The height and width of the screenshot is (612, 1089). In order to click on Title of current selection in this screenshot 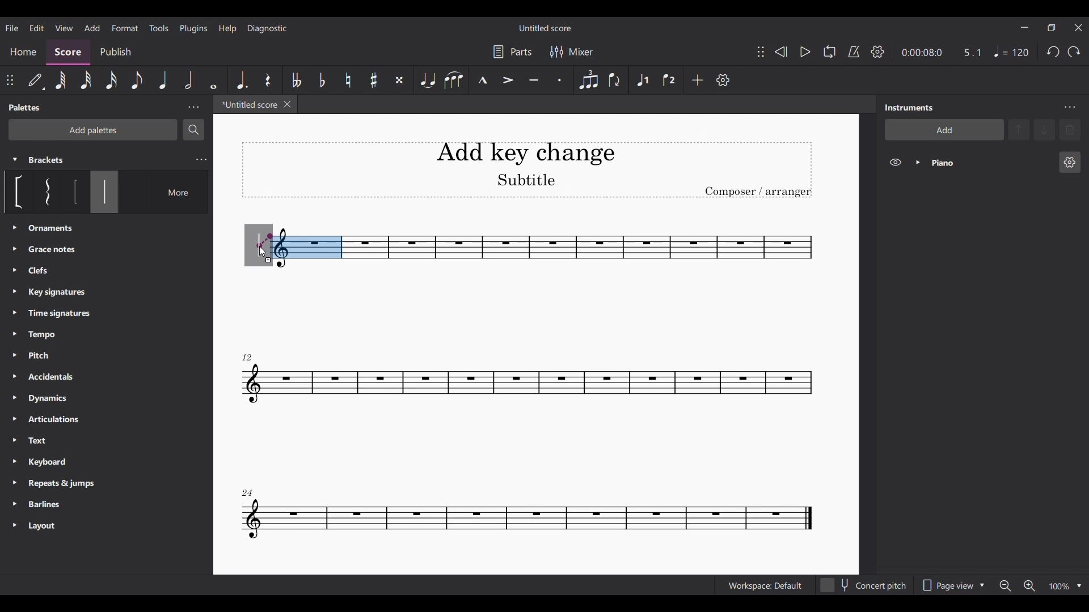, I will do `click(47, 160)`.